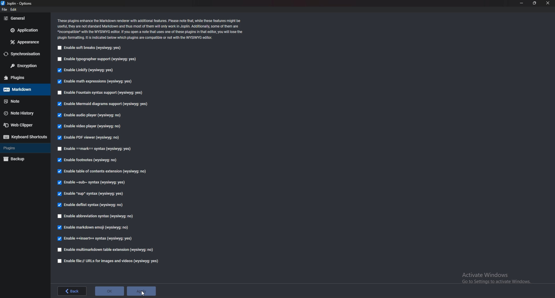 This screenshot has height=298, width=555. What do you see at coordinates (100, 149) in the screenshot?
I see `enable Mark Syntax` at bounding box center [100, 149].